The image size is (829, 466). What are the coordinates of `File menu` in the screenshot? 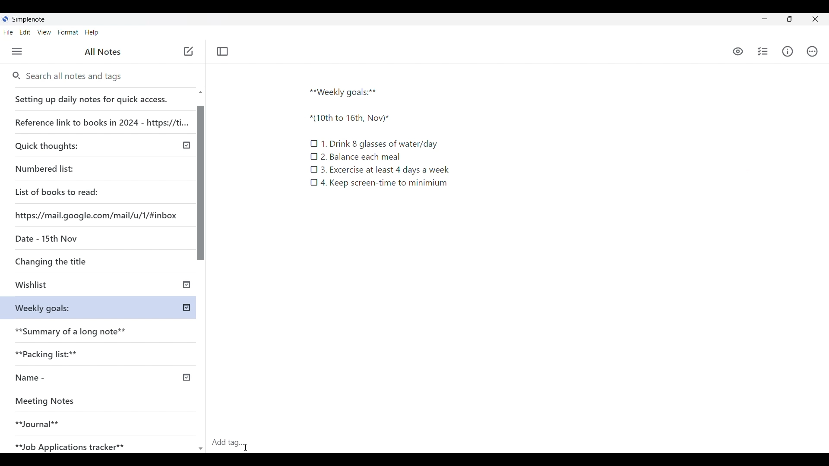 It's located at (8, 32).